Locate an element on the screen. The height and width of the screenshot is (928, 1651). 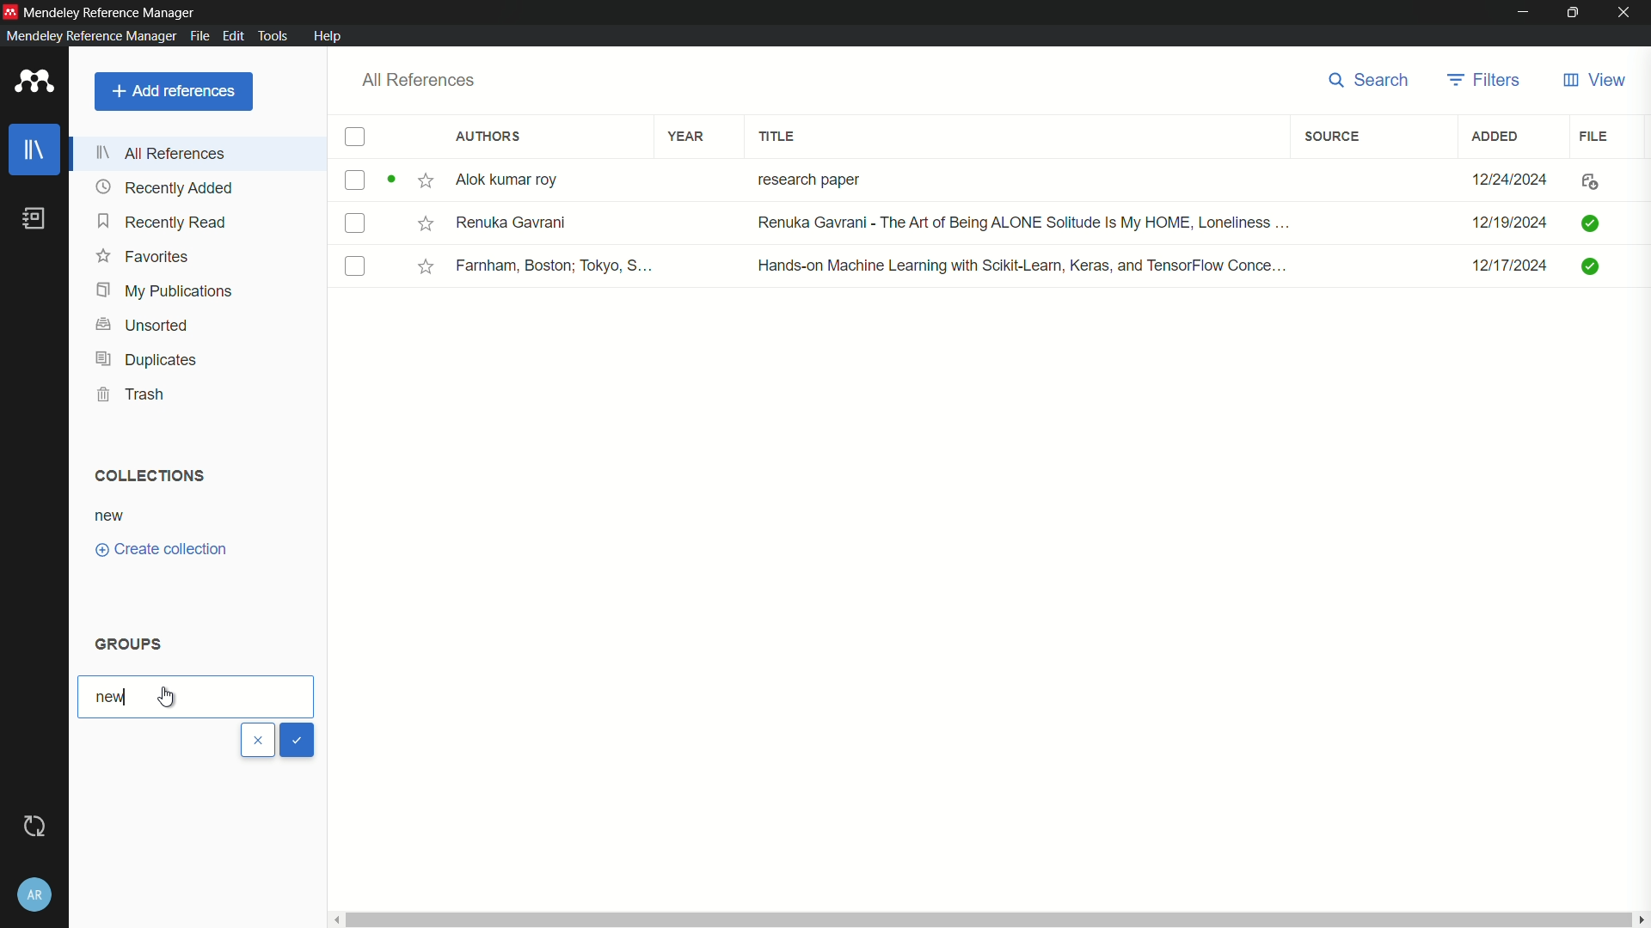
Alok Kumar Rou is located at coordinates (512, 181).